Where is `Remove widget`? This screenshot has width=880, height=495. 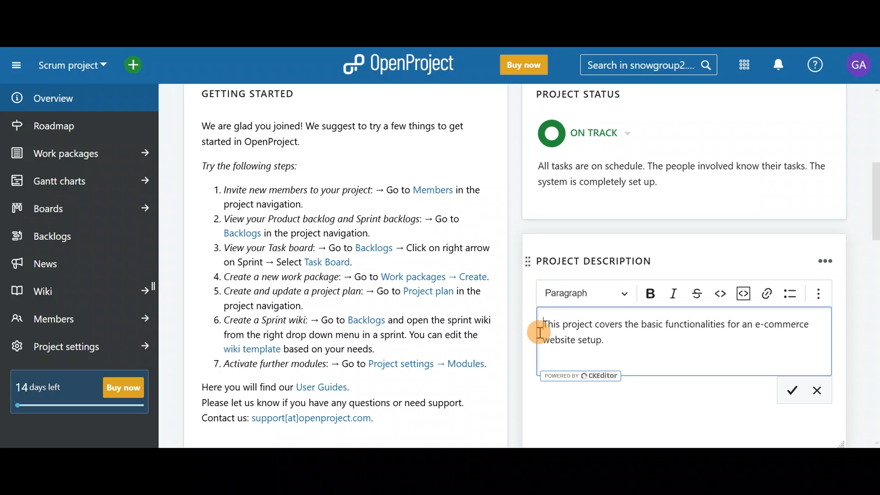
Remove widget is located at coordinates (828, 262).